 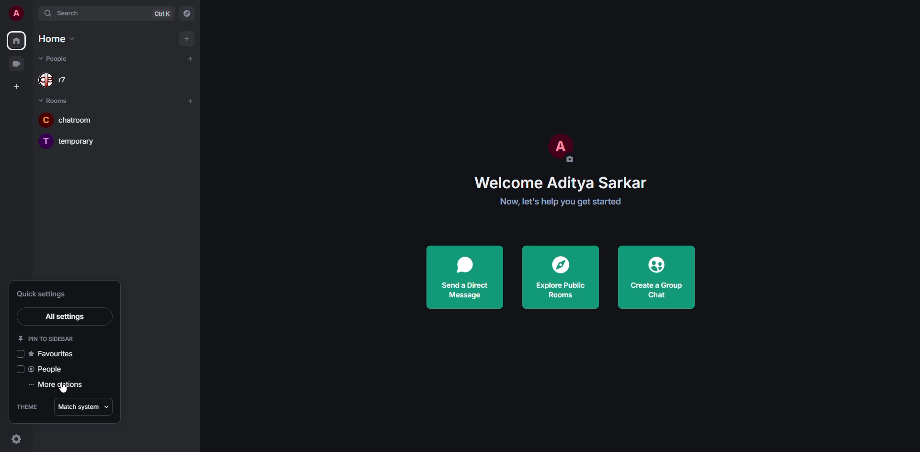 What do you see at coordinates (15, 439) in the screenshot?
I see `quick settings` at bounding box center [15, 439].